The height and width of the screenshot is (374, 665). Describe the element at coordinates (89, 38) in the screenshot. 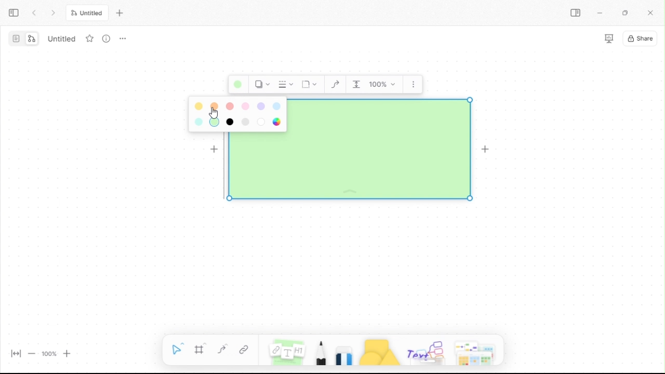

I see `favourite` at that location.